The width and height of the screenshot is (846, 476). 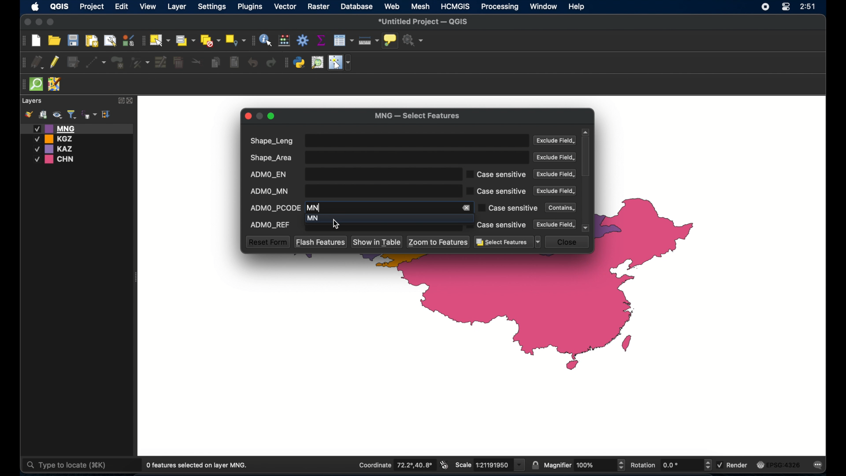 What do you see at coordinates (387, 141) in the screenshot?
I see `shape_LEng` at bounding box center [387, 141].